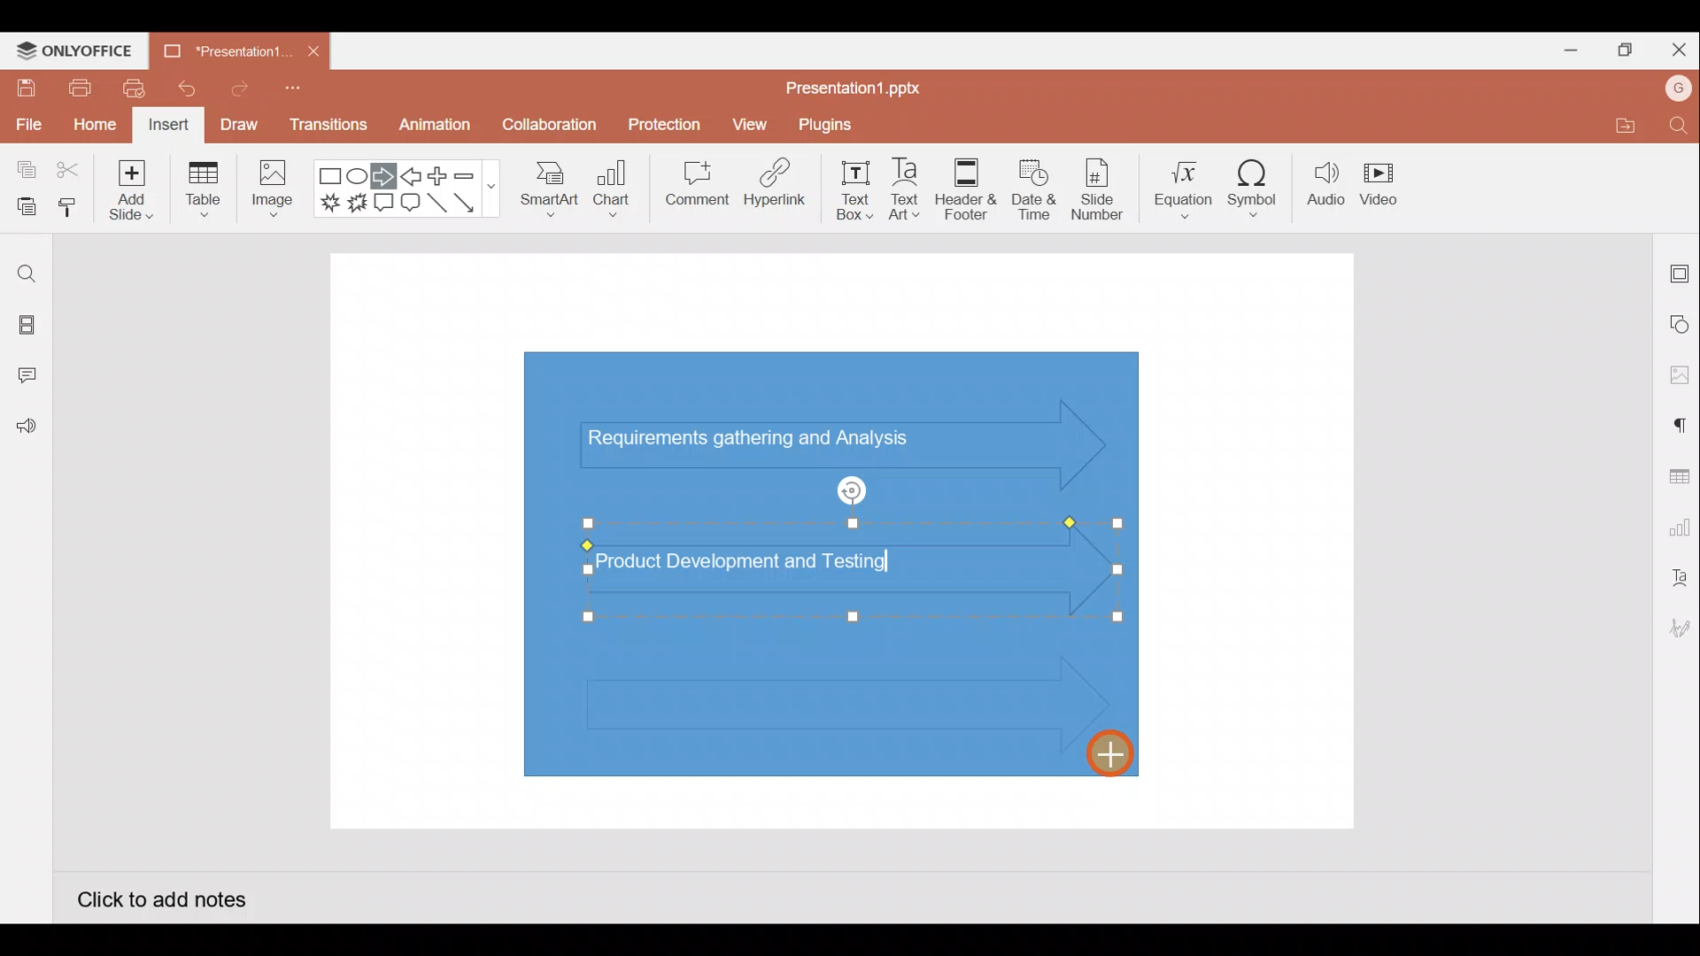 Image resolution: width=1700 pixels, height=956 pixels. I want to click on Minimize, so click(1564, 47).